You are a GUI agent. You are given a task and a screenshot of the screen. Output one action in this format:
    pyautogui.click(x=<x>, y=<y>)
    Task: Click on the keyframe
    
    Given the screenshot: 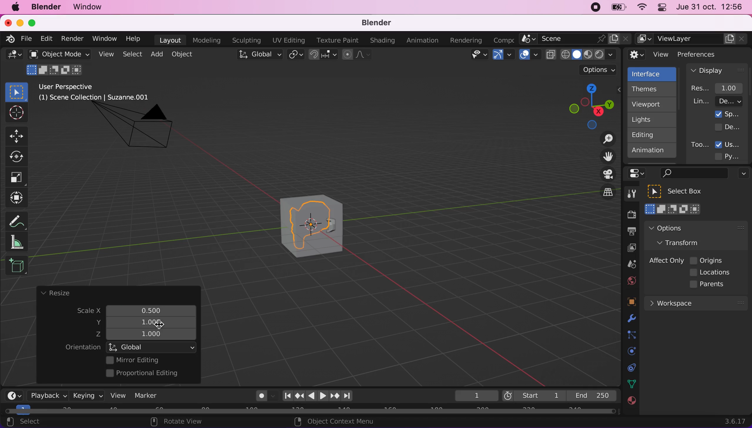 What is the action you would take?
    pyautogui.click(x=476, y=396)
    